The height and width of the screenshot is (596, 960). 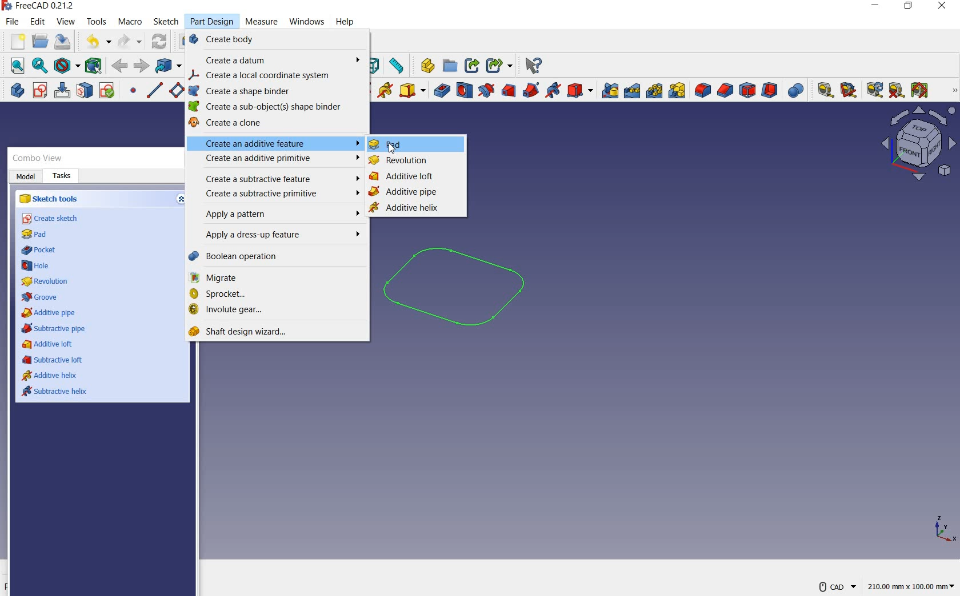 I want to click on Open, so click(x=451, y=63).